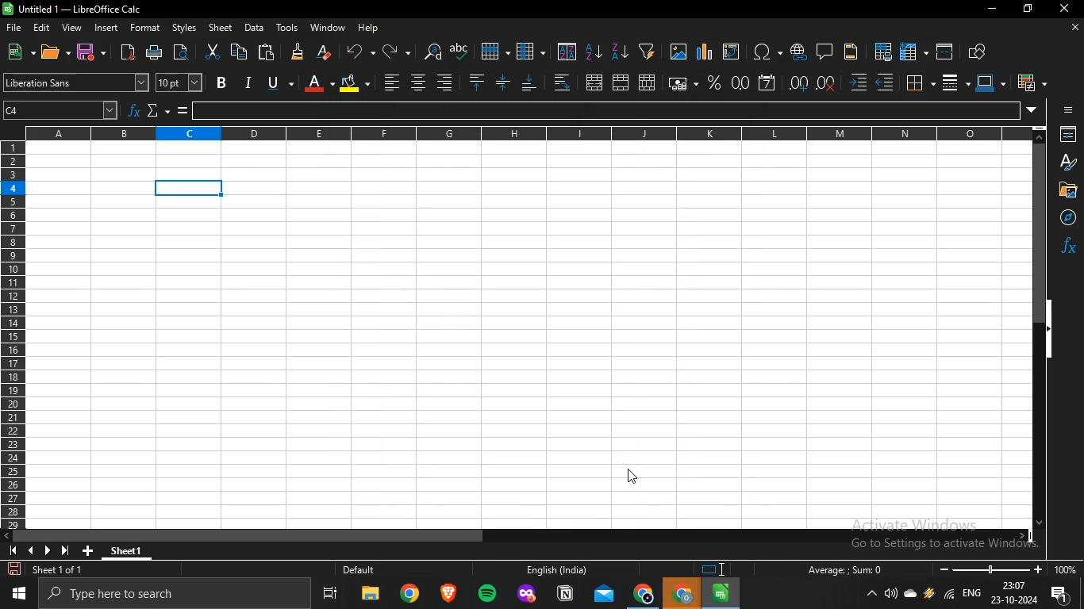  I want to click on underline, so click(273, 81).